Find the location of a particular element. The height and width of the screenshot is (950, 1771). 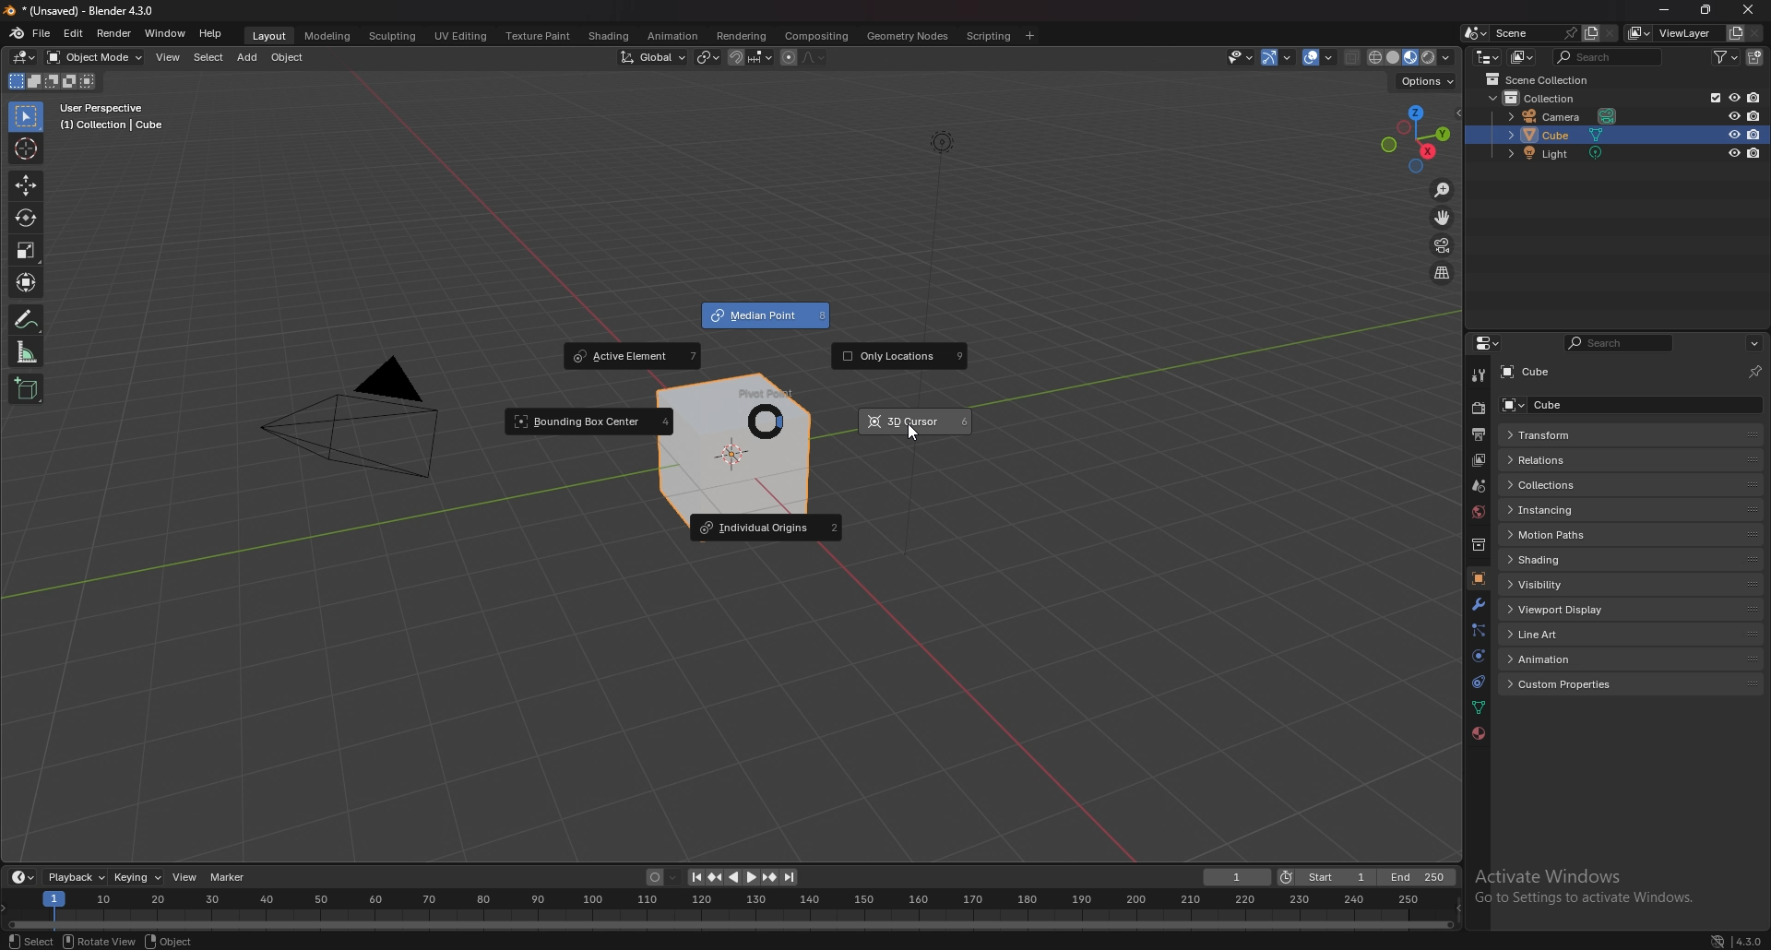

preset viewpoint is located at coordinates (1415, 138).